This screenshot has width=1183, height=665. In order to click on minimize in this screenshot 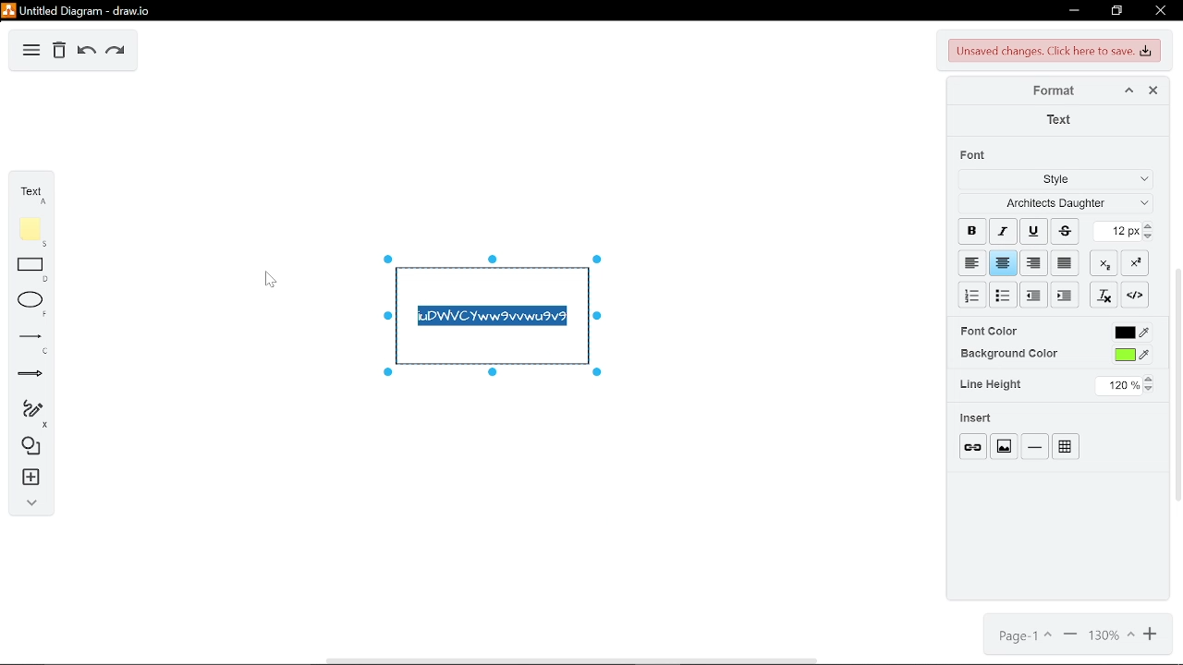, I will do `click(1074, 12)`.